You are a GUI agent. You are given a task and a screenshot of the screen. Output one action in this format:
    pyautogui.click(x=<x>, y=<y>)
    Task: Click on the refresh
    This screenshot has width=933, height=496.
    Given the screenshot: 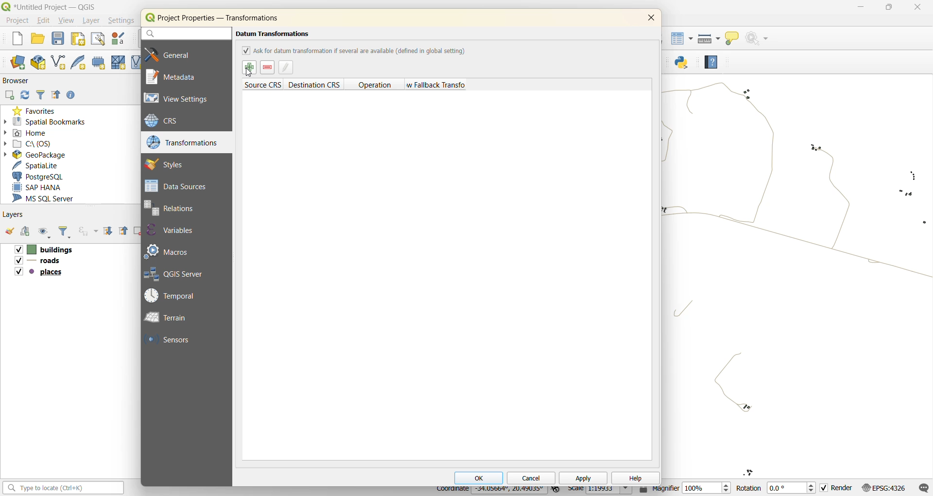 What is the action you would take?
    pyautogui.click(x=24, y=95)
    